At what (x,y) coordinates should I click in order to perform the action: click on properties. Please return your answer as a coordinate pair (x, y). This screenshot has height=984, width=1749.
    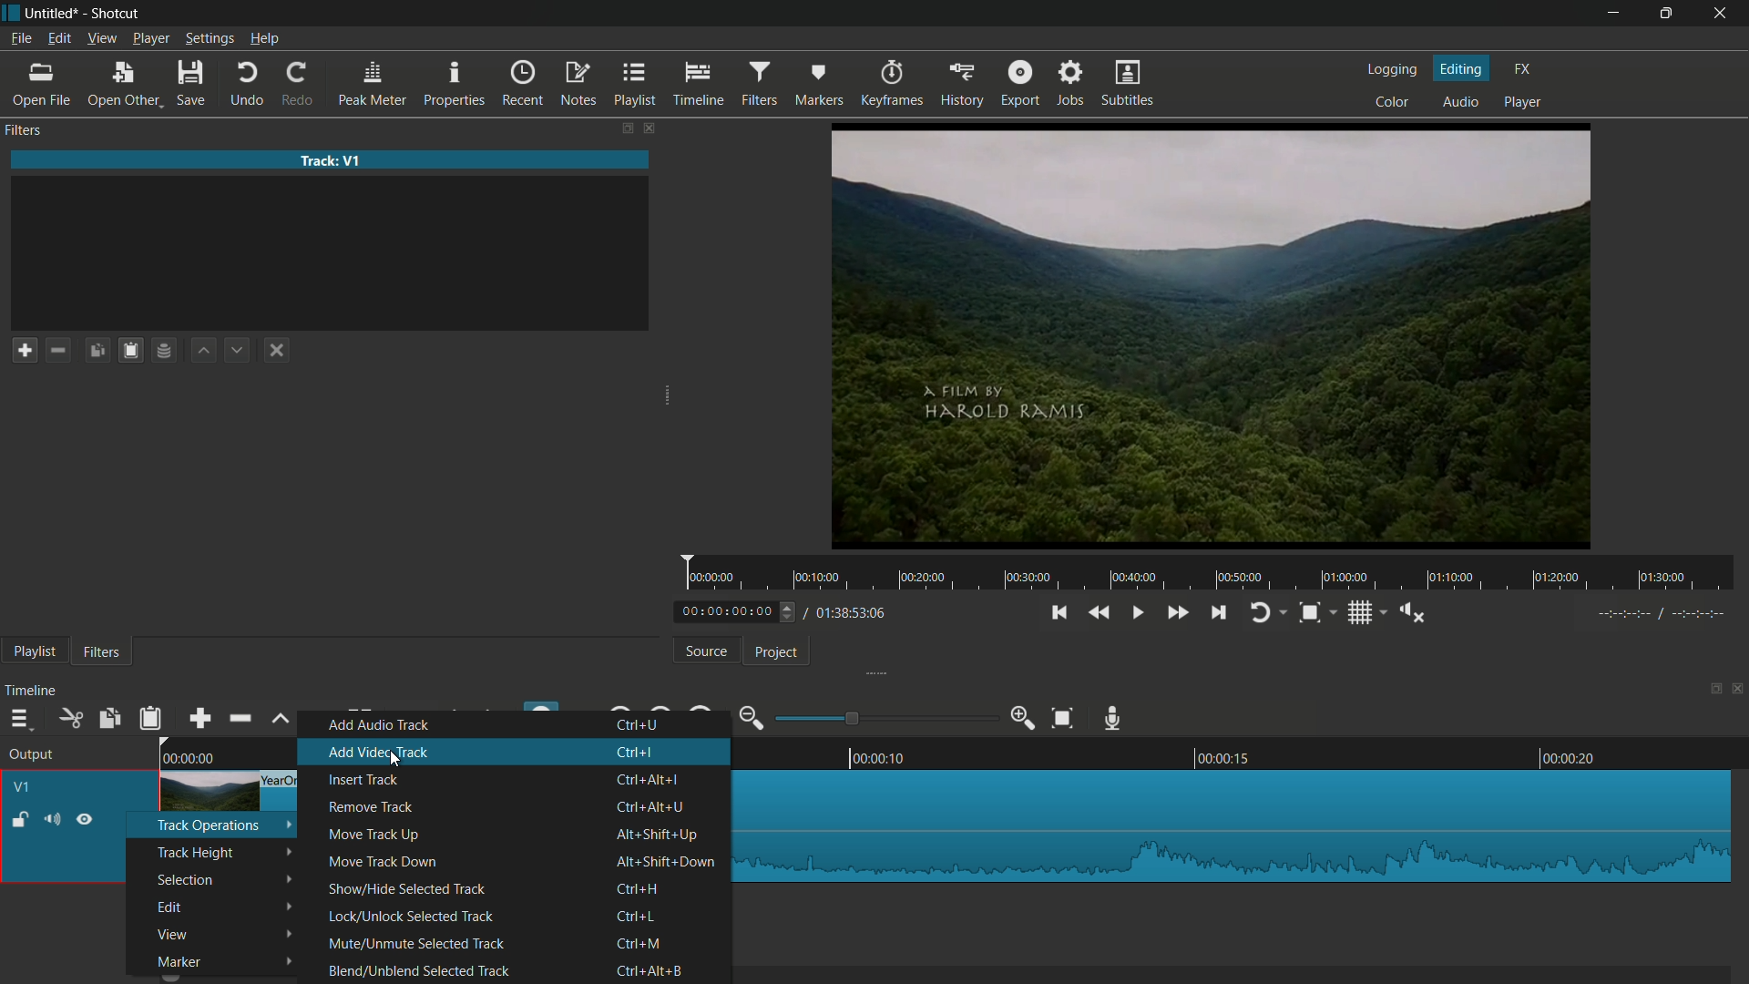
    Looking at the image, I should click on (456, 85).